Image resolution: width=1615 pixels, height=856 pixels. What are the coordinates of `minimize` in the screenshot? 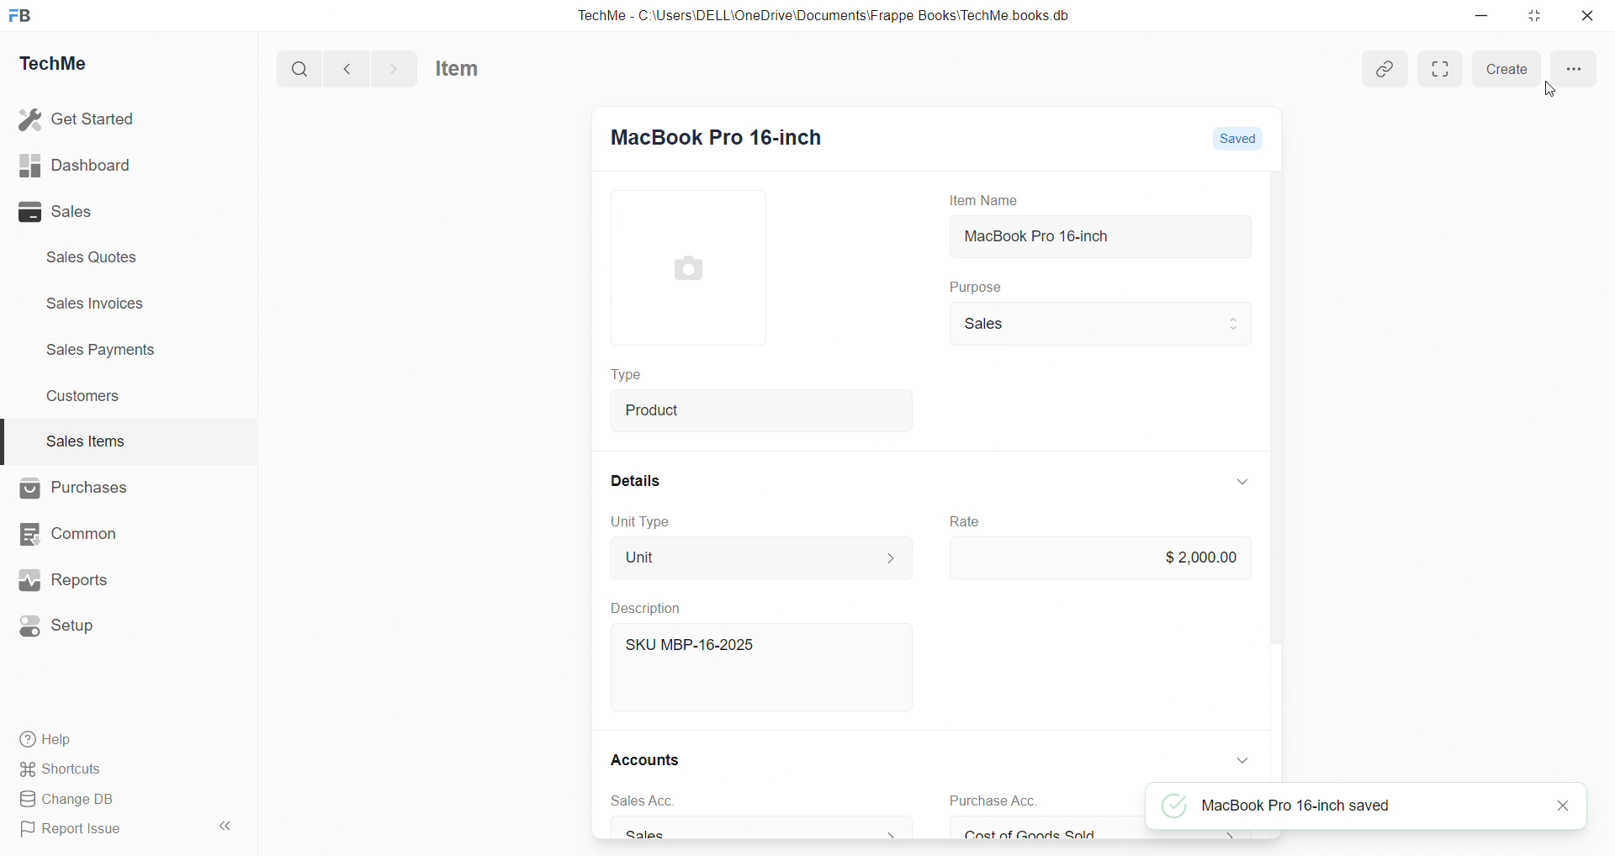 It's located at (1481, 14).